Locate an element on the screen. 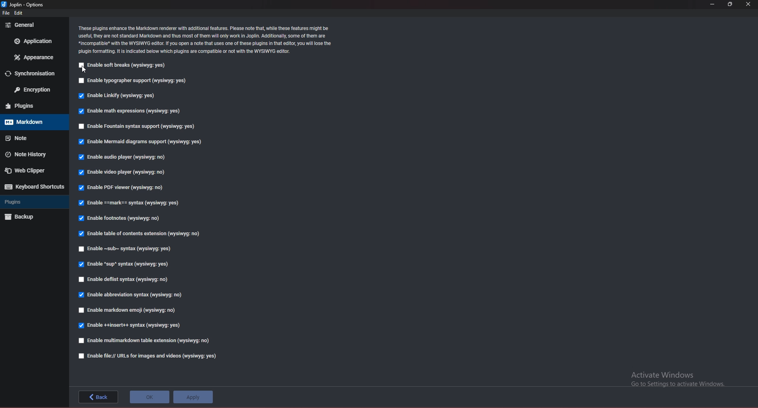 Image resolution: width=758 pixels, height=408 pixels. apply is located at coordinates (193, 397).